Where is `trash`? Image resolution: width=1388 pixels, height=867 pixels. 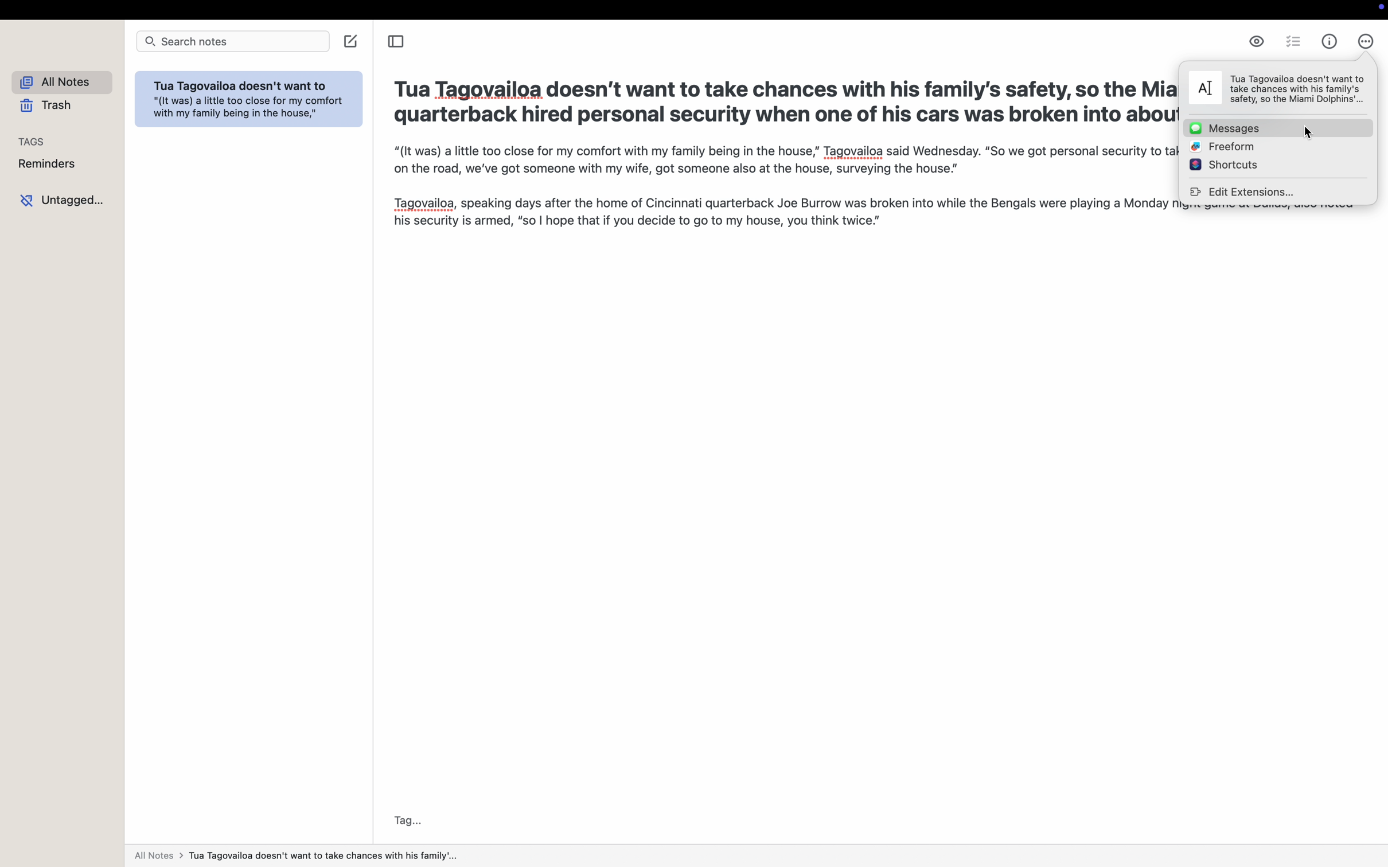 trash is located at coordinates (50, 107).